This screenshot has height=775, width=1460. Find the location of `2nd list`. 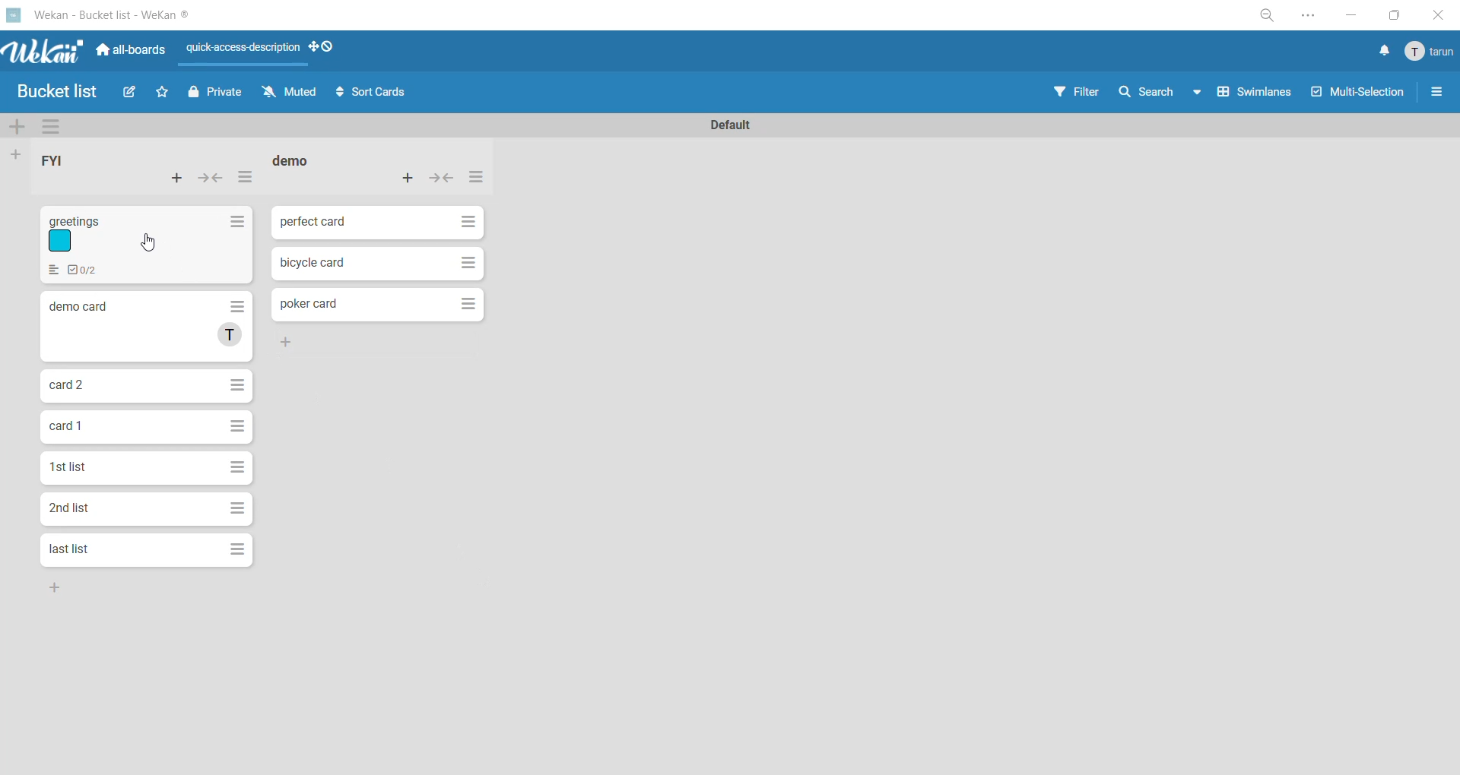

2nd list is located at coordinates (146, 511).